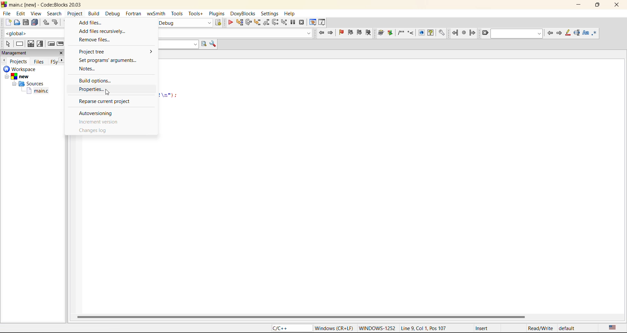  I want to click on WINDOWS-1252, so click(377, 329).